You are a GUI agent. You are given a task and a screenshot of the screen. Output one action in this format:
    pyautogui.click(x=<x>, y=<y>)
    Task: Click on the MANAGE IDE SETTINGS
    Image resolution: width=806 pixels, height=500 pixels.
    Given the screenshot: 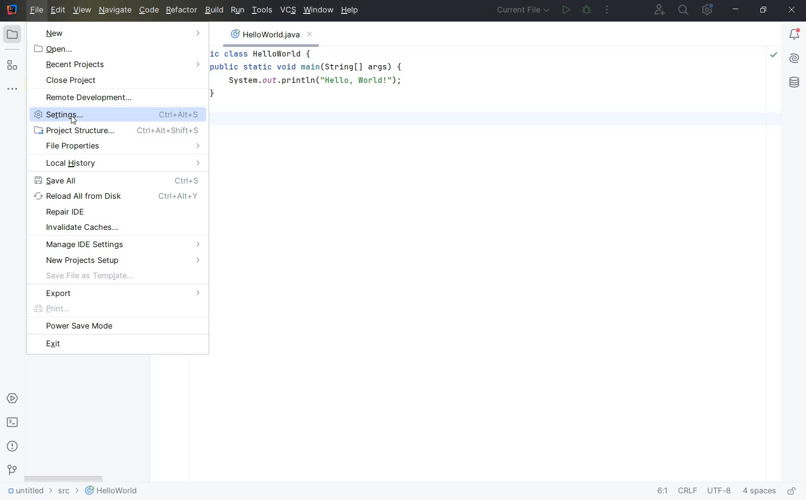 What is the action you would take?
    pyautogui.click(x=121, y=244)
    